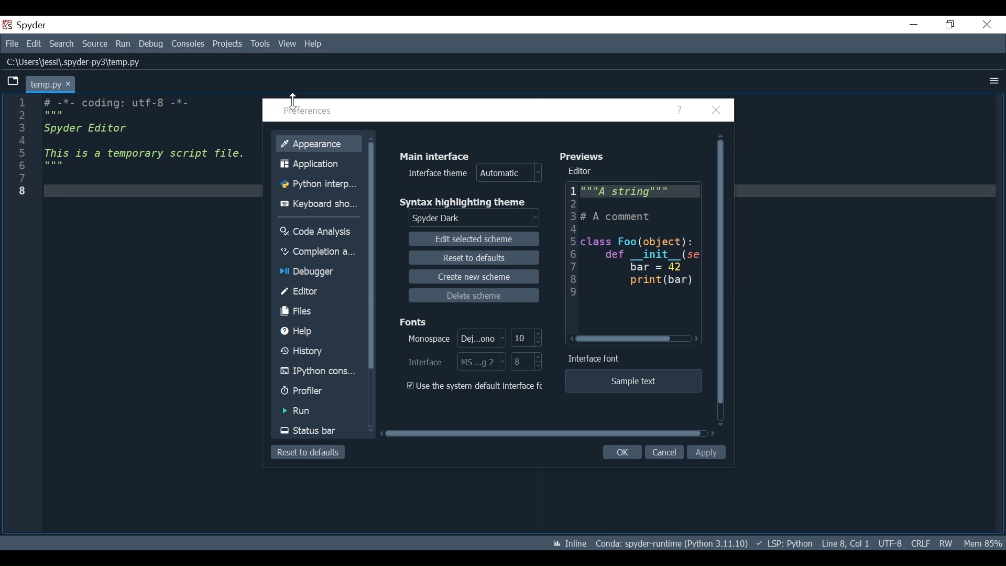 This screenshot has width=1006, height=566. I want to click on Apply, so click(706, 452).